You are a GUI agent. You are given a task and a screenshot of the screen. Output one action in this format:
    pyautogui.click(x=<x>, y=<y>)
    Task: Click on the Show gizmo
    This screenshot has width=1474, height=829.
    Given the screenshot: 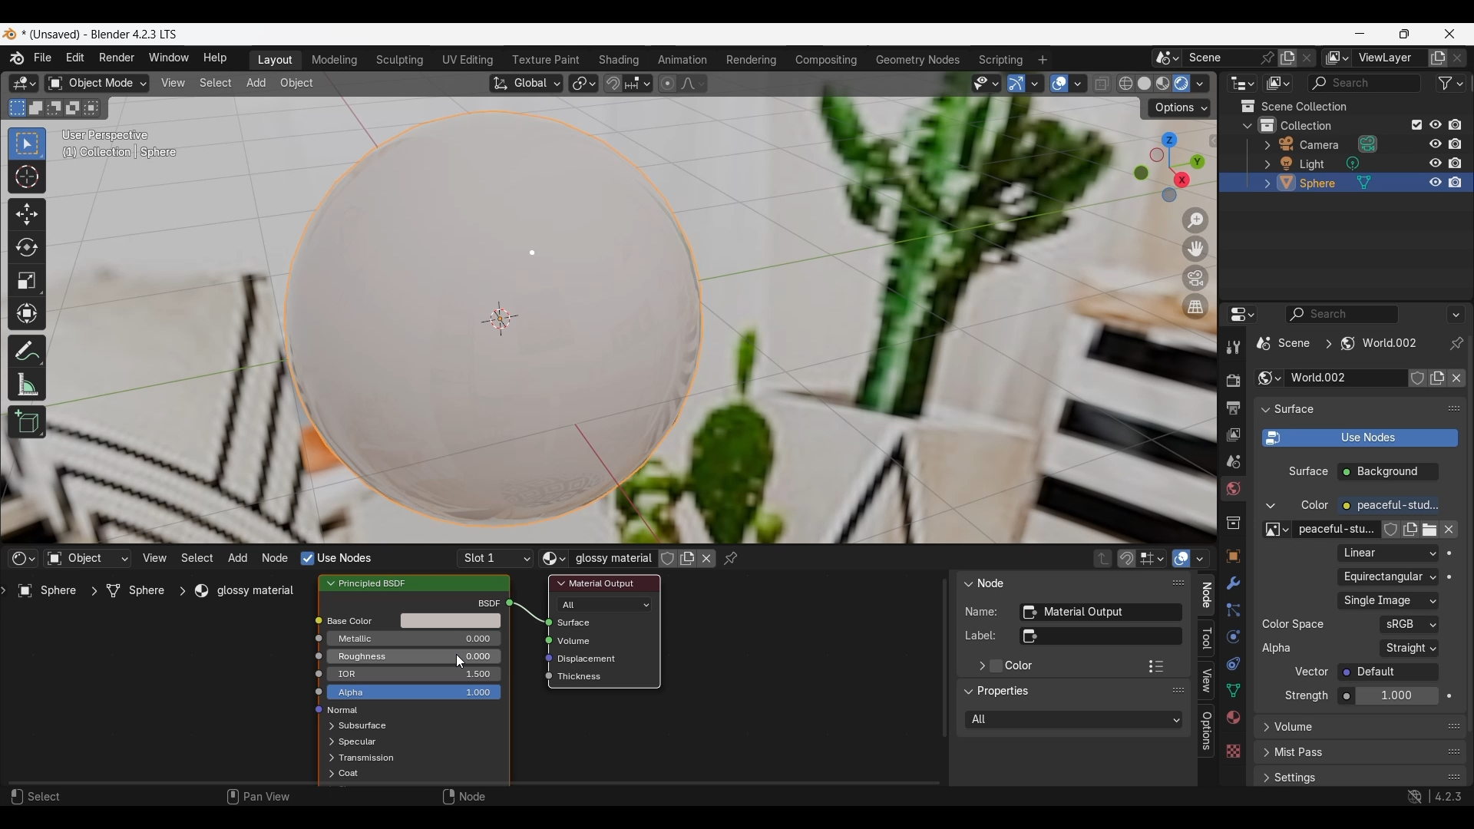 What is the action you would take?
    pyautogui.click(x=1016, y=84)
    